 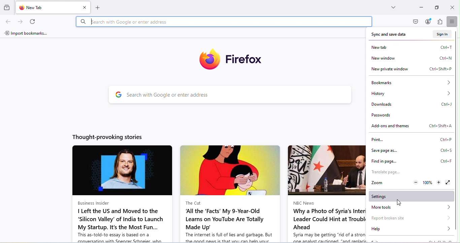 I want to click on Firefox icon, so click(x=225, y=57).